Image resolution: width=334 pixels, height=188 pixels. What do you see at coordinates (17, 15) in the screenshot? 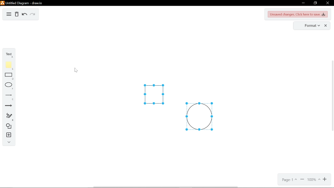
I see `delete` at bounding box center [17, 15].